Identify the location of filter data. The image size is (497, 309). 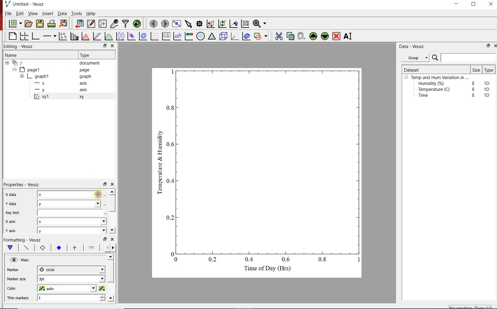
(126, 24).